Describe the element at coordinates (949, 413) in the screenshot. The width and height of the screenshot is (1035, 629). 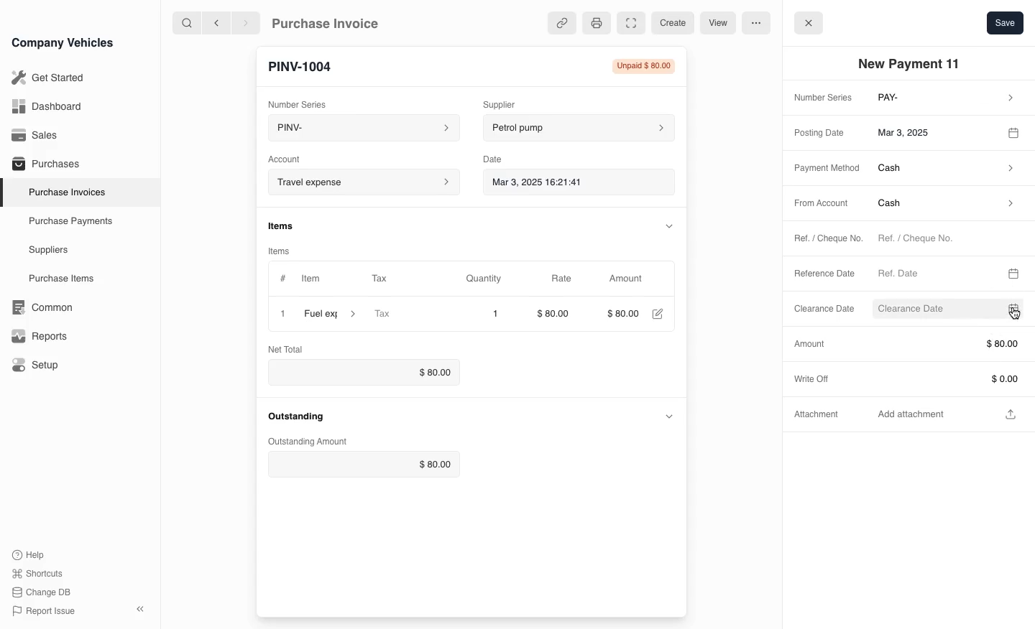
I see ` Add attachment` at that location.